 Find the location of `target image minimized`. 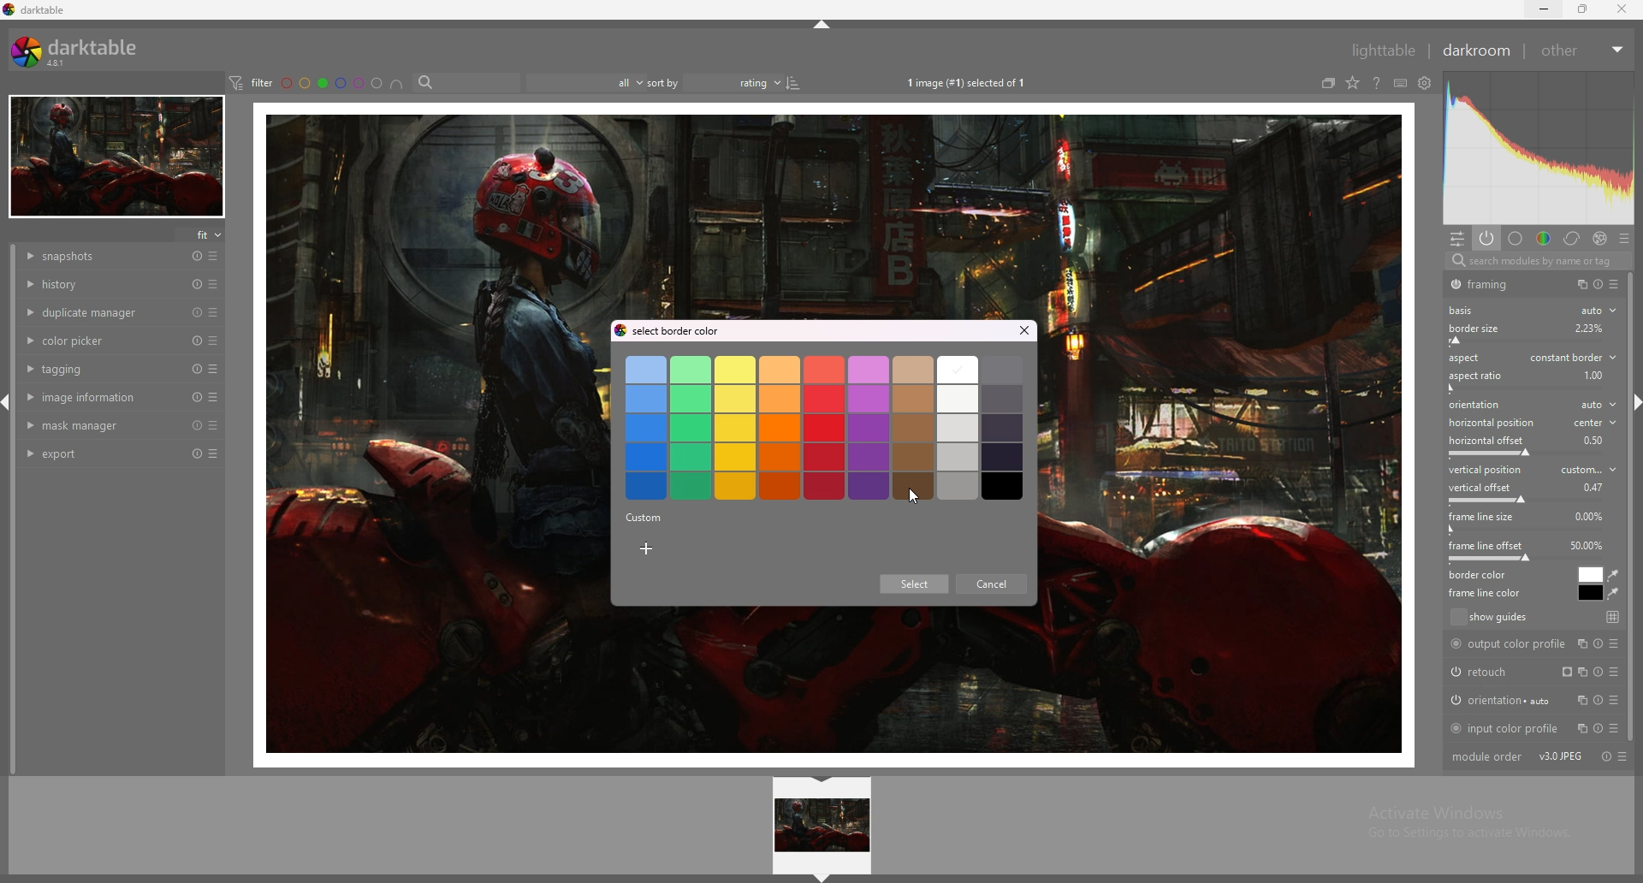

target image minimized is located at coordinates (116, 157).